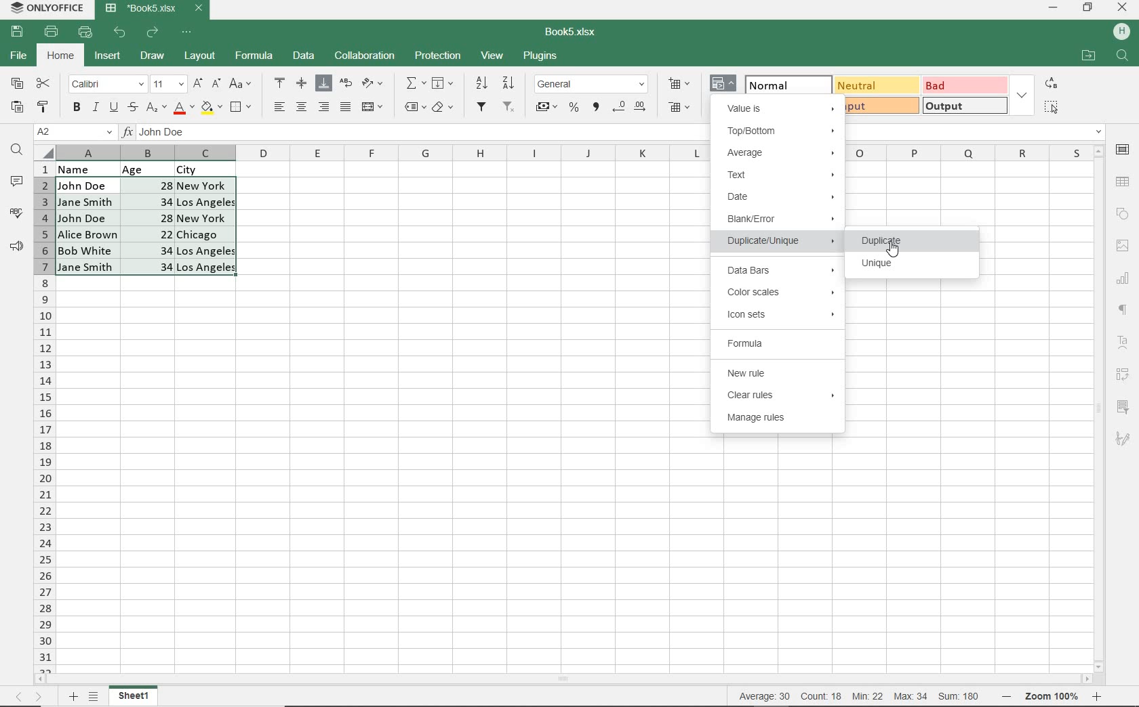 The width and height of the screenshot is (1139, 707). Describe the element at coordinates (1051, 106) in the screenshot. I see `SELECT ALL` at that location.